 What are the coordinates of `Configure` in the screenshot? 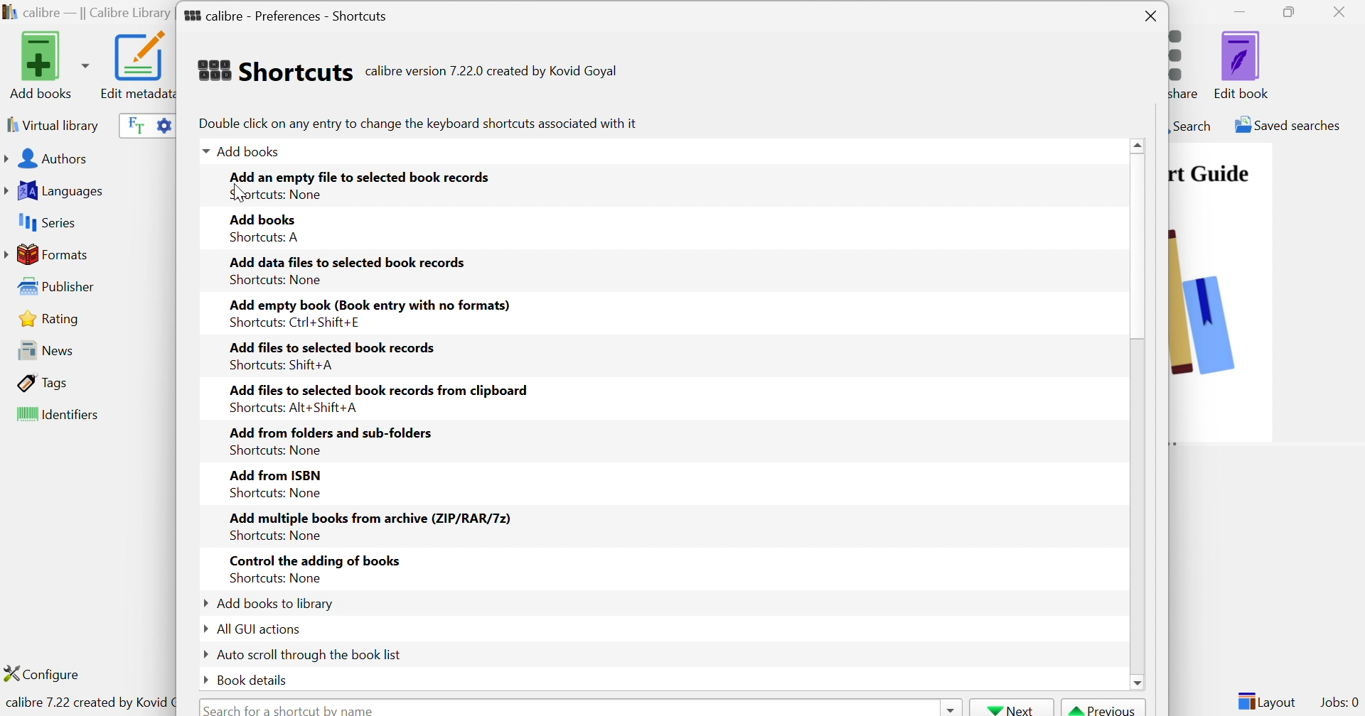 It's located at (48, 673).